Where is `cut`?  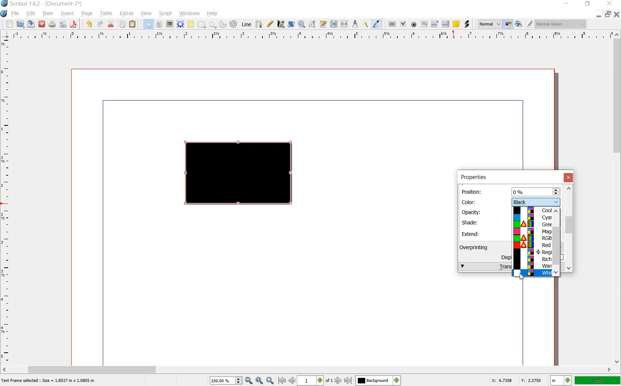
cut is located at coordinates (111, 24).